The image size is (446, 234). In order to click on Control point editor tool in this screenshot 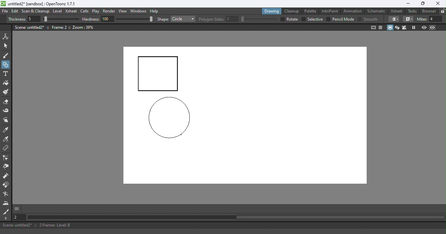, I will do `click(6, 159)`.